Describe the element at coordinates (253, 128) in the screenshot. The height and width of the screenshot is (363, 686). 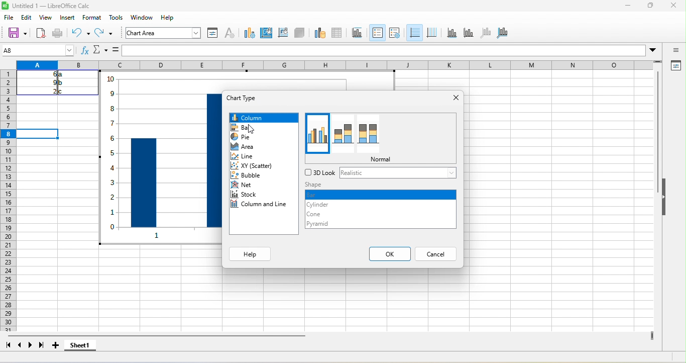
I see `bar` at that location.